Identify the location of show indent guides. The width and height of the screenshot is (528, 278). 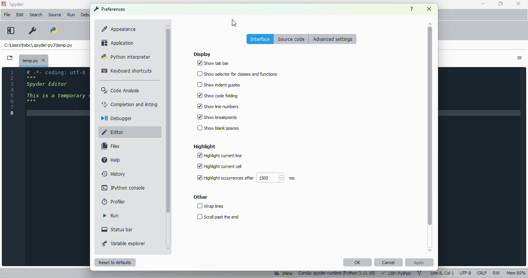
(220, 85).